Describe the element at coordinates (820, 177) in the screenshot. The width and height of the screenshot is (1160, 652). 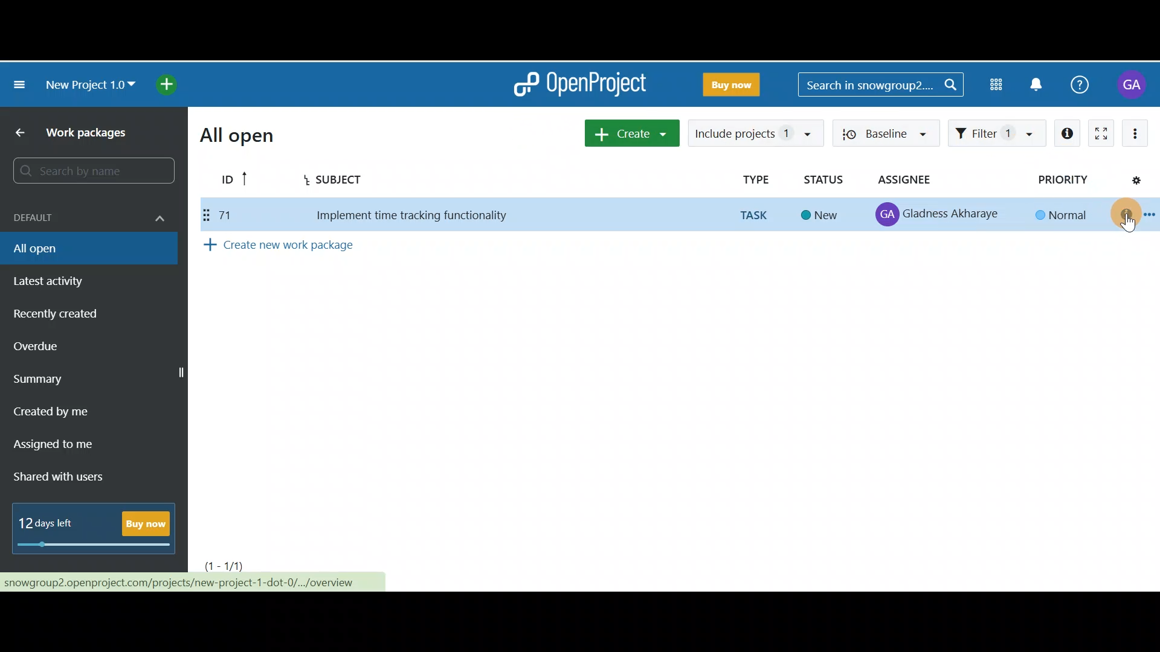
I see `Status` at that location.